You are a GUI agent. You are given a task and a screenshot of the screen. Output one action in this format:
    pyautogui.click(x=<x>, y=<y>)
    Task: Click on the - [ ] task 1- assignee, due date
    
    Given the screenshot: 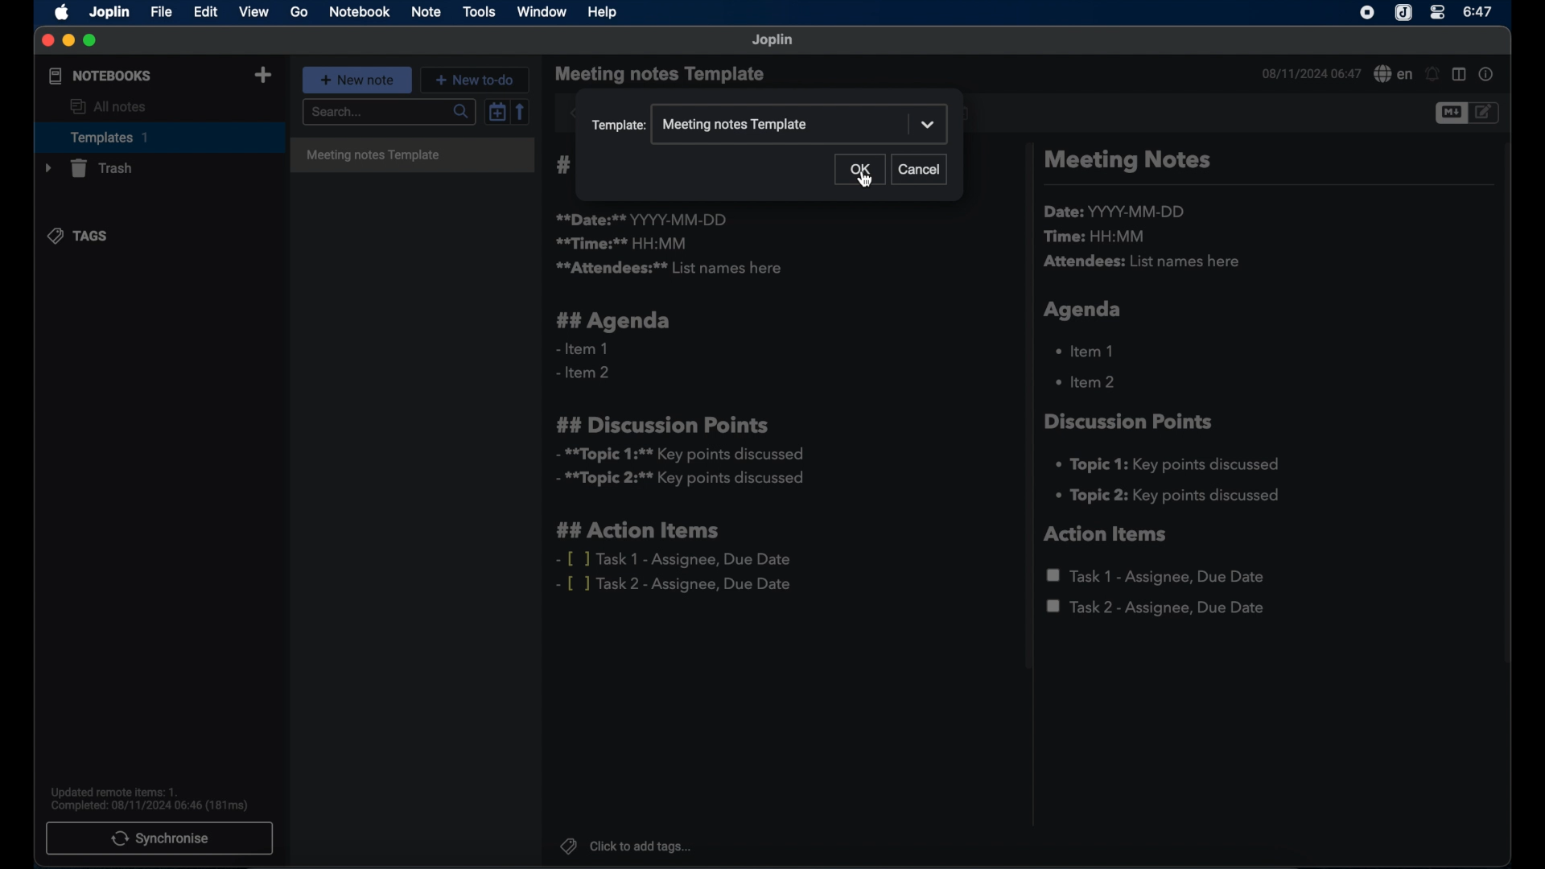 What is the action you would take?
    pyautogui.click(x=675, y=559)
    